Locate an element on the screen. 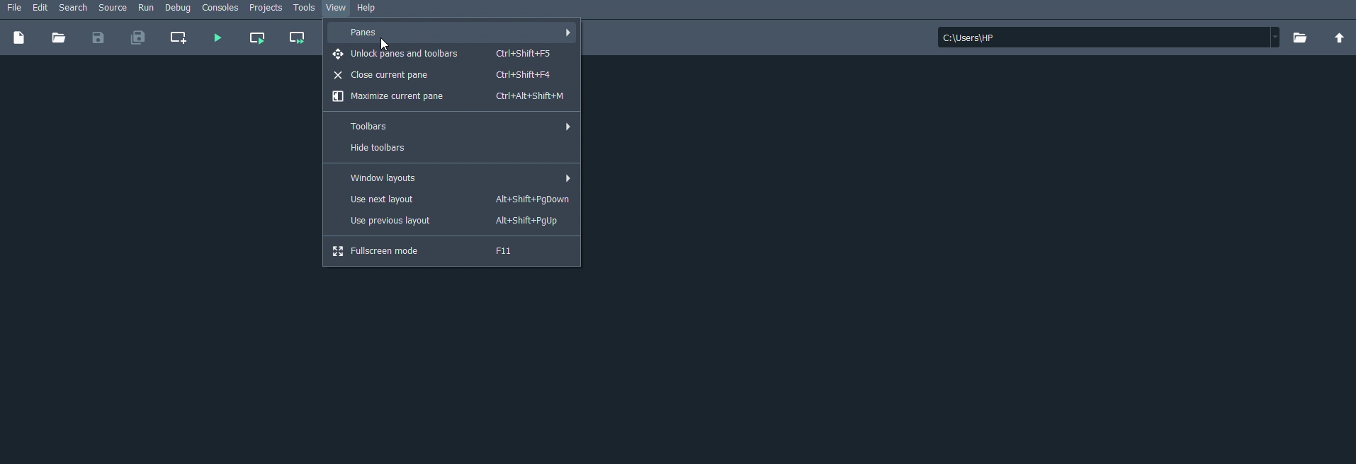  Create new cell at the current line is located at coordinates (182, 37).